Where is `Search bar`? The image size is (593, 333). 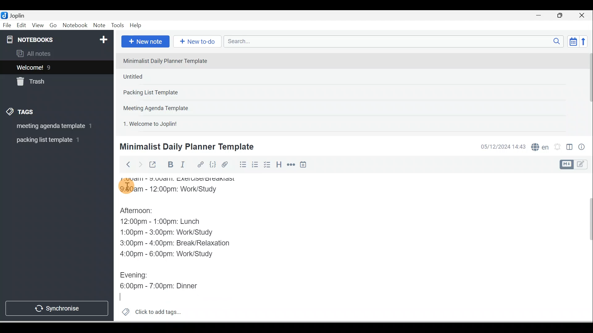 Search bar is located at coordinates (396, 41).